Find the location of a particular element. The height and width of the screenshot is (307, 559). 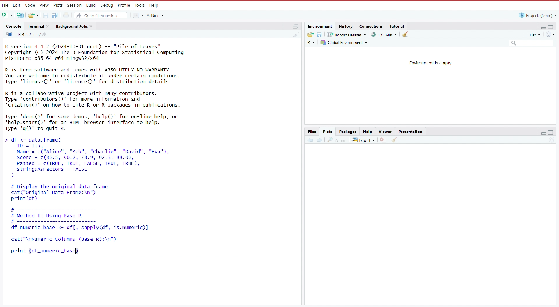

save workspace as is located at coordinates (321, 35).